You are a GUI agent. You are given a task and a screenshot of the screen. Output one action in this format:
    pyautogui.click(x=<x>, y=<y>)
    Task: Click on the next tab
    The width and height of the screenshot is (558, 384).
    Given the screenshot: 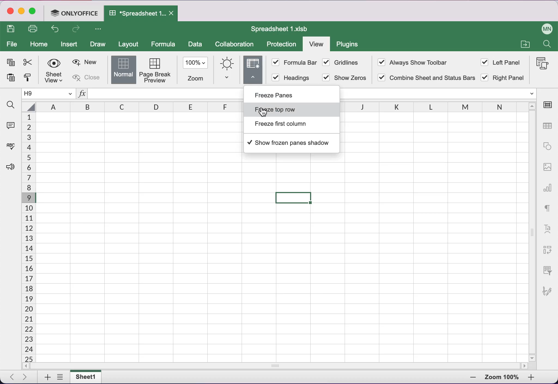 What is the action you would take?
    pyautogui.click(x=27, y=377)
    